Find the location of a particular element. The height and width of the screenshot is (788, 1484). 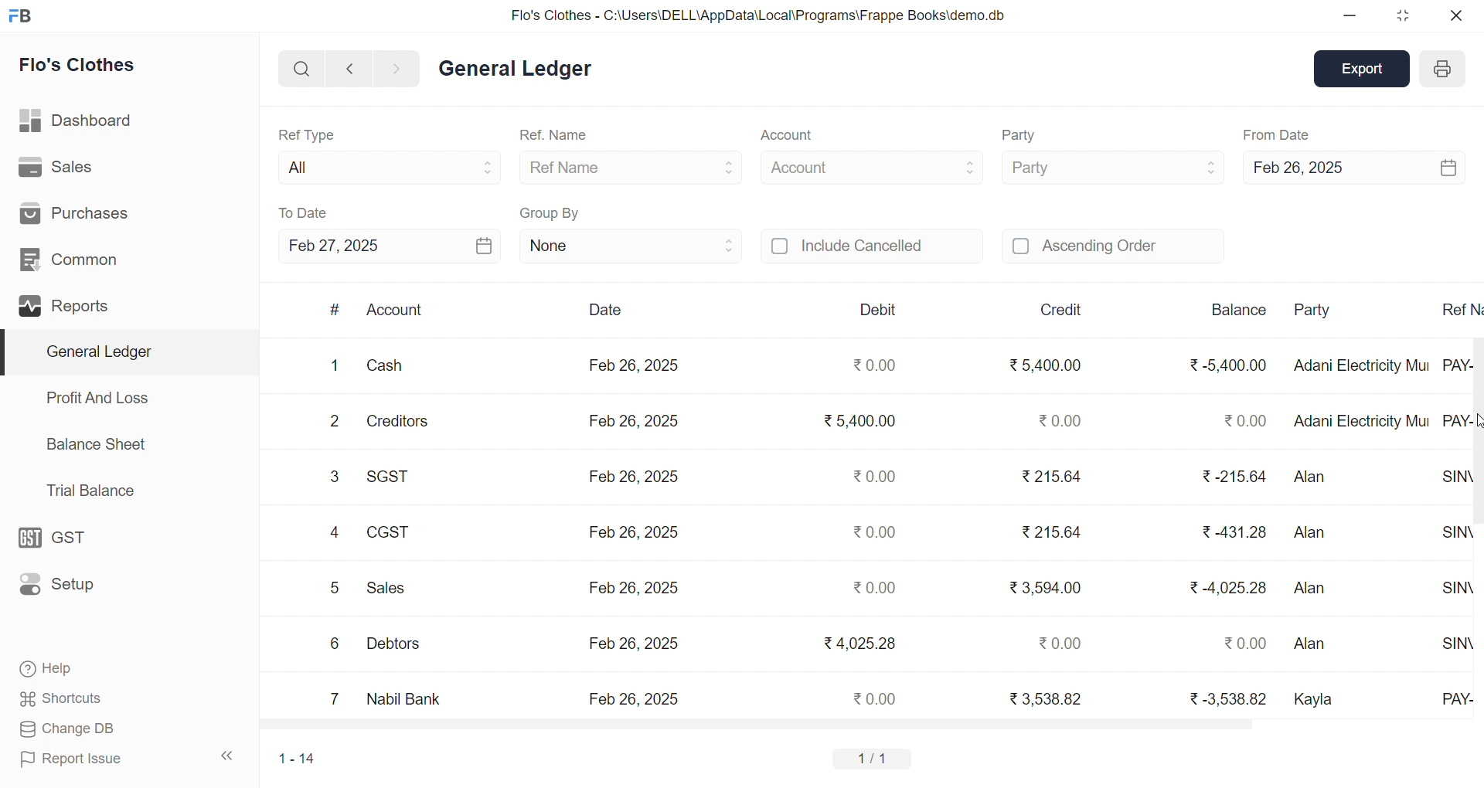

₹ 215.64 is located at coordinates (1052, 534).